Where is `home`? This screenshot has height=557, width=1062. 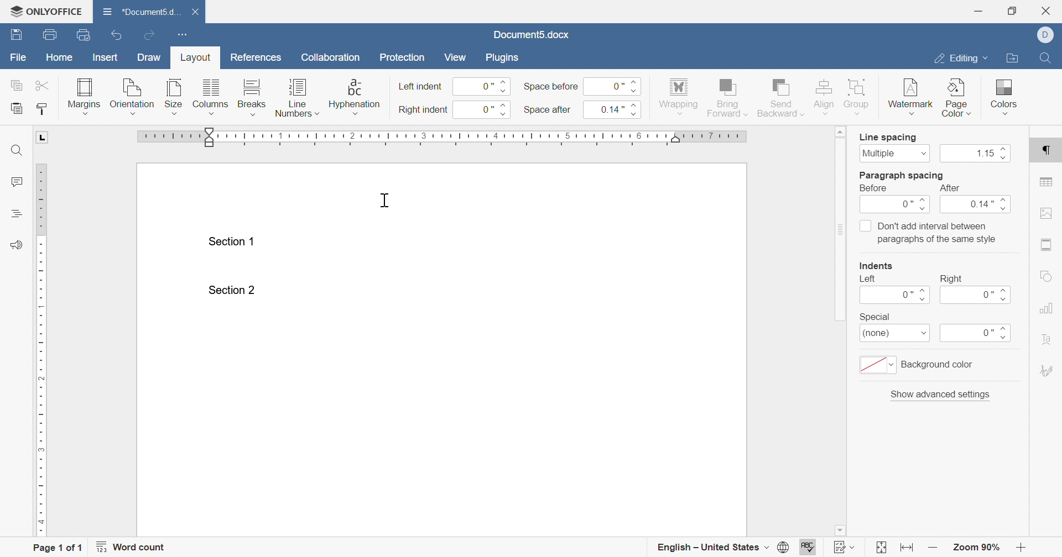
home is located at coordinates (60, 57).